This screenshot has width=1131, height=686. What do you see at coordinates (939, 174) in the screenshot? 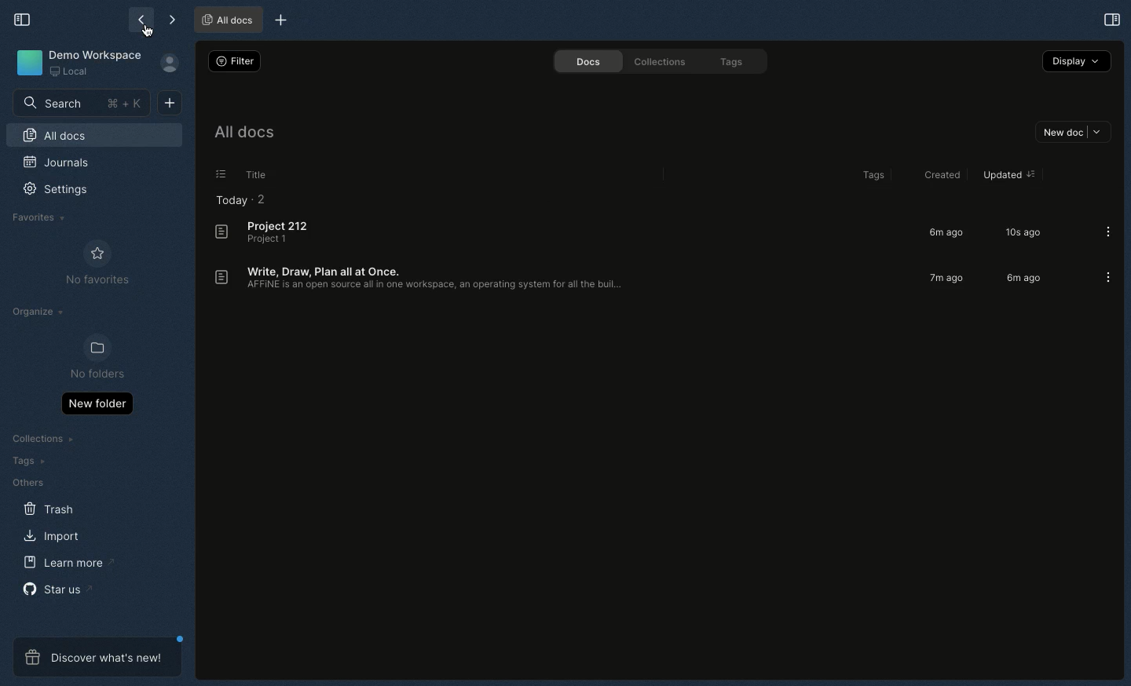
I see `Created` at bounding box center [939, 174].